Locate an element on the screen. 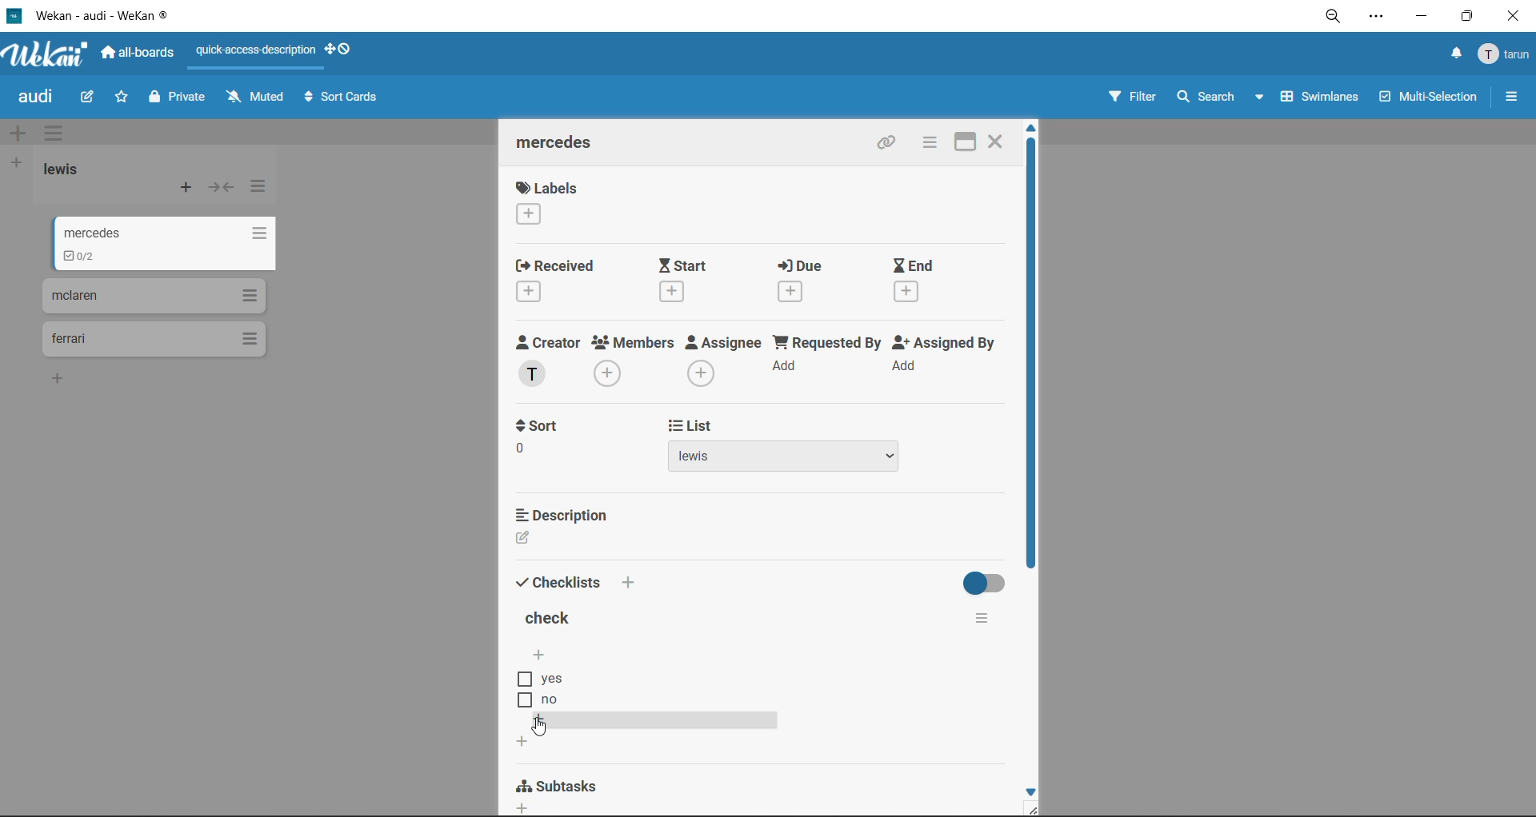  edit is located at coordinates (90, 99).